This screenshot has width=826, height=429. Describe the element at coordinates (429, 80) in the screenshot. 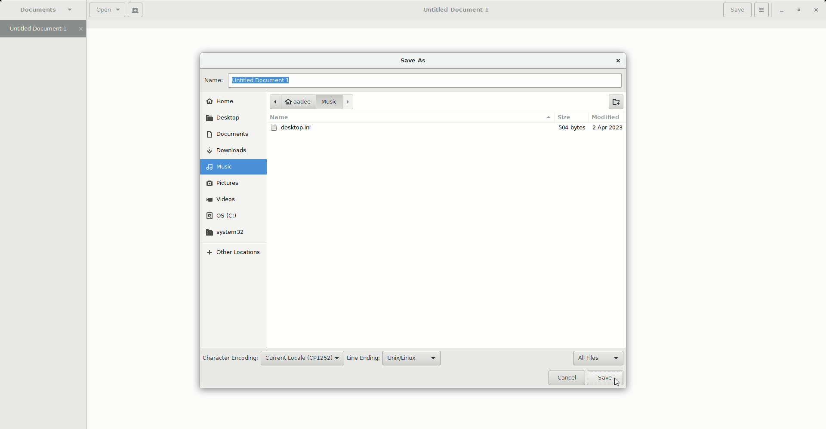

I see `File name` at that location.